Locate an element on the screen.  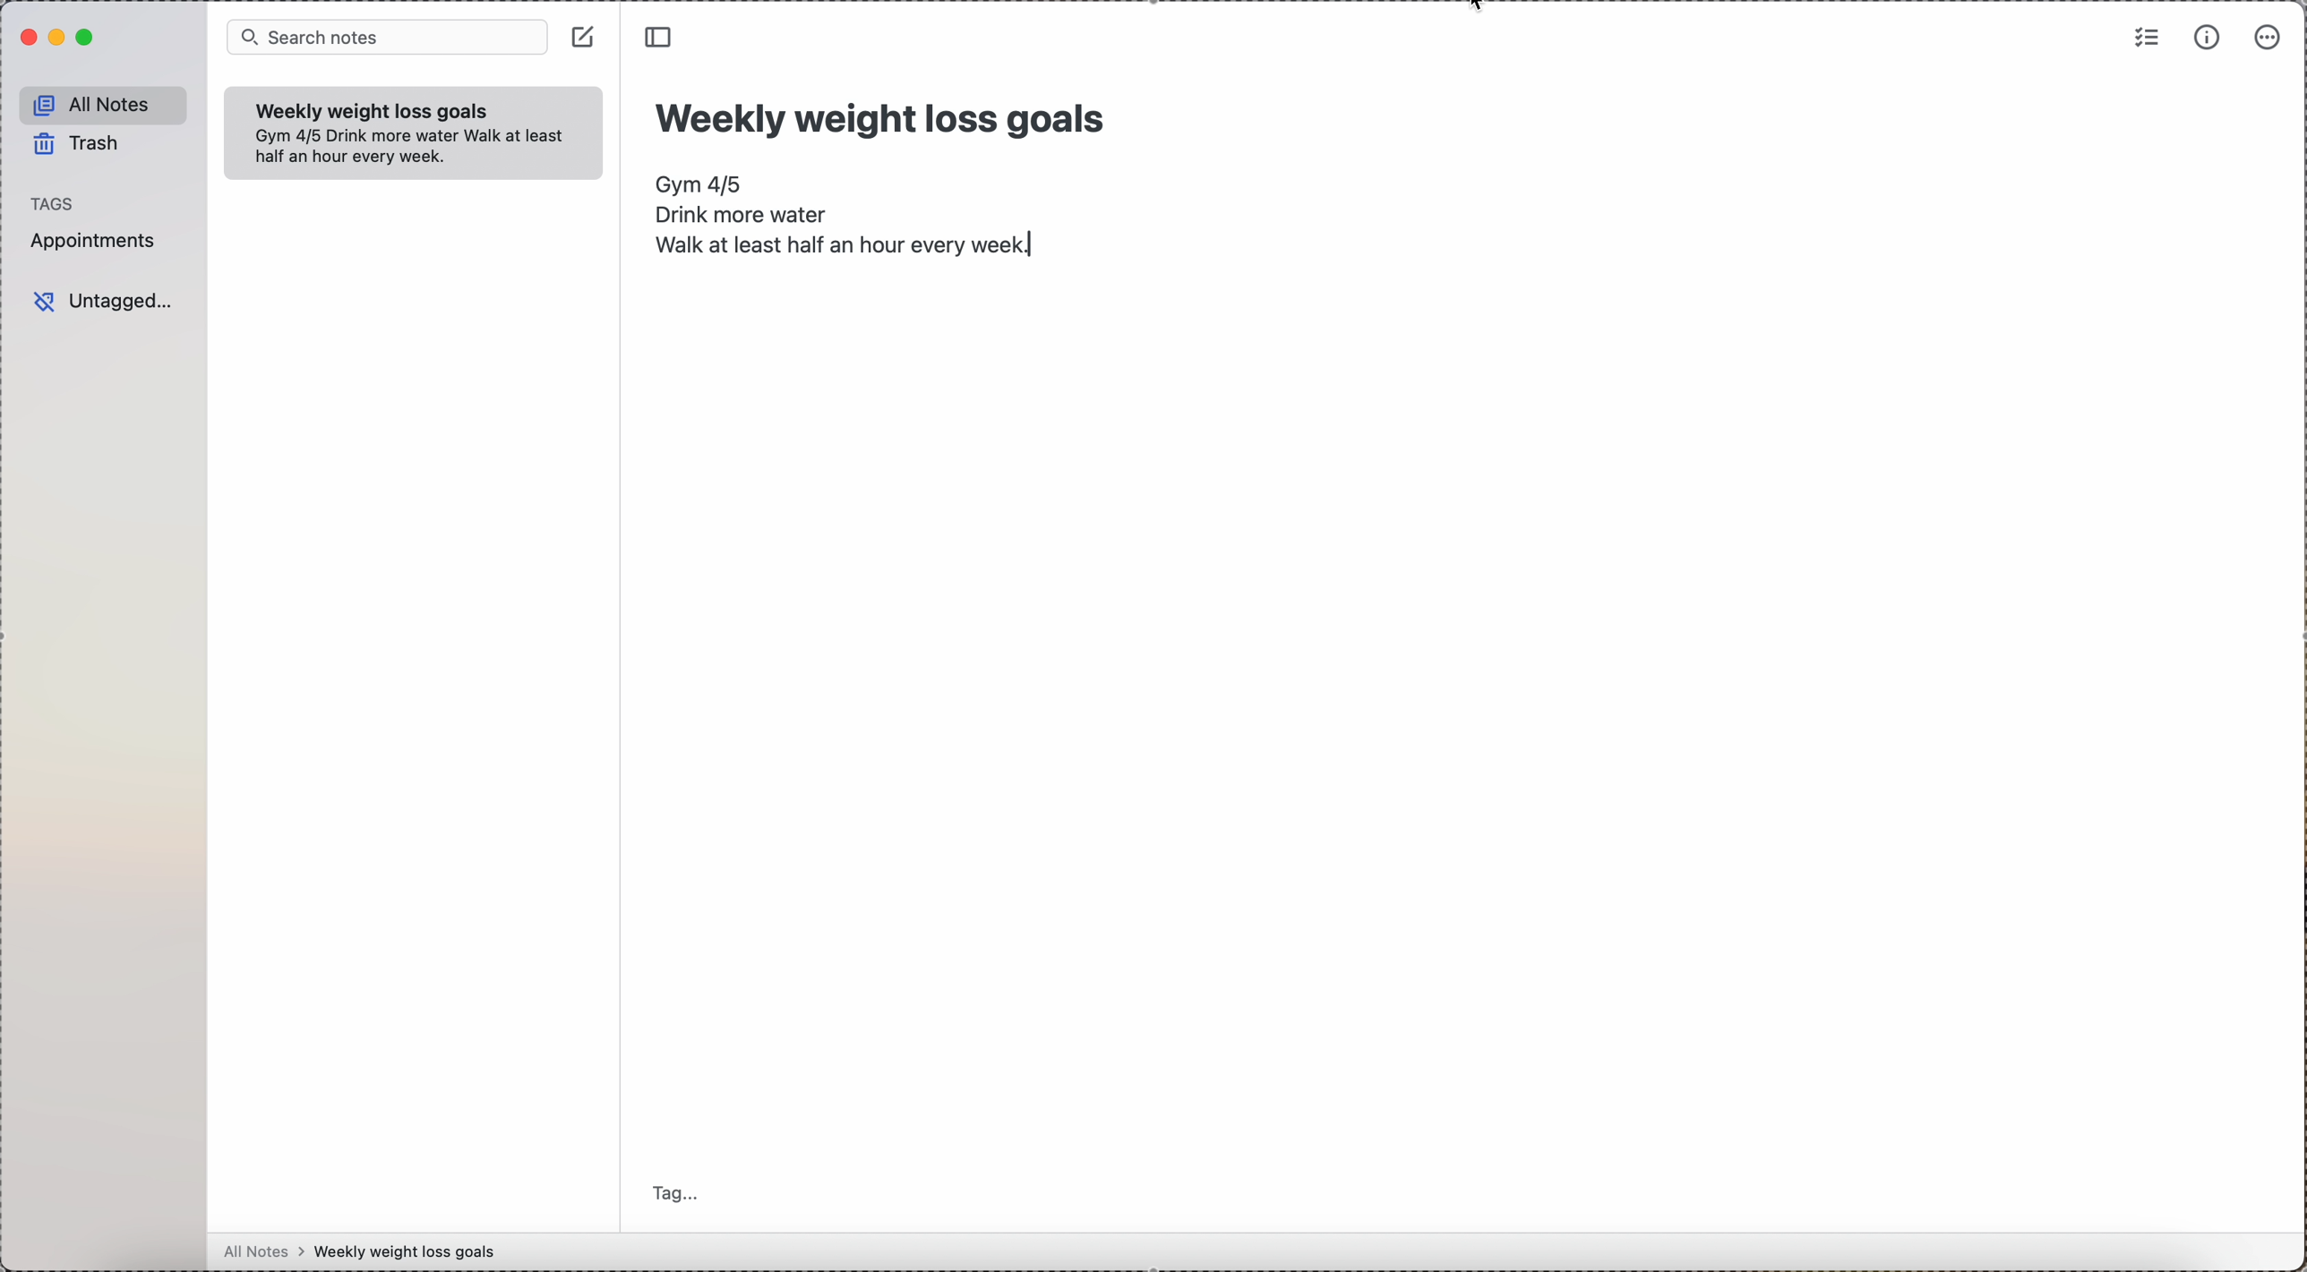
maximize Simplenote is located at coordinates (88, 38).